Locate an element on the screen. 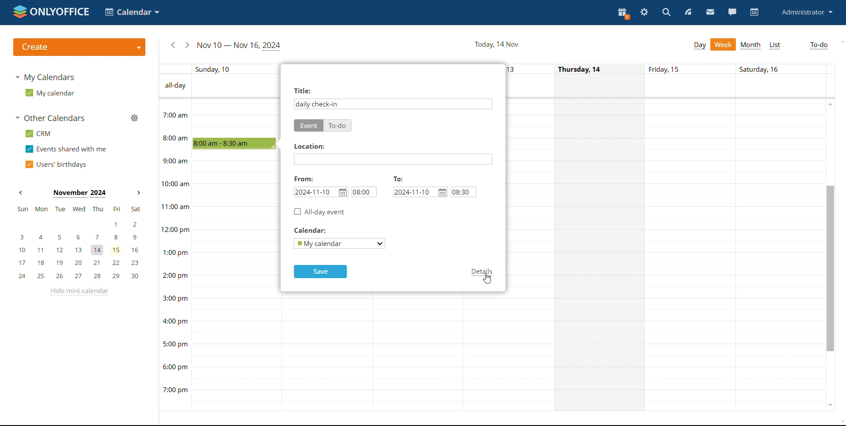 Image resolution: width=846 pixels, height=426 pixels. event name added is located at coordinates (317, 104).